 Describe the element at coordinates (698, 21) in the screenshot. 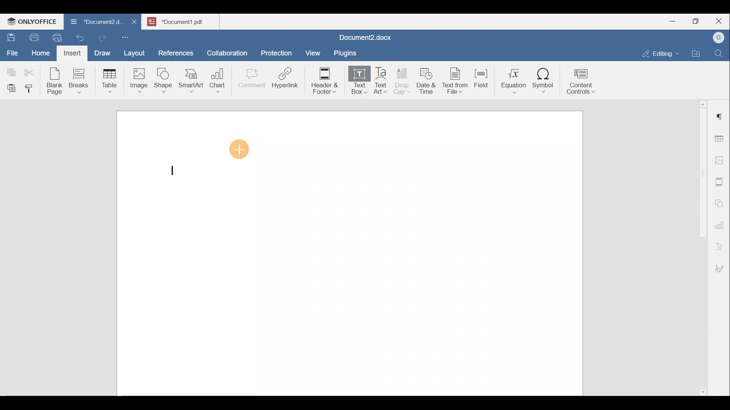

I see `Maximize` at that location.